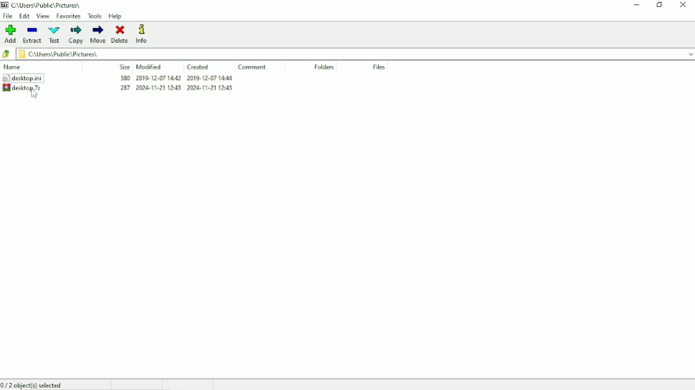 This screenshot has width=695, height=390. Describe the element at coordinates (210, 77) in the screenshot. I see `2019-12-07-14.44` at that location.